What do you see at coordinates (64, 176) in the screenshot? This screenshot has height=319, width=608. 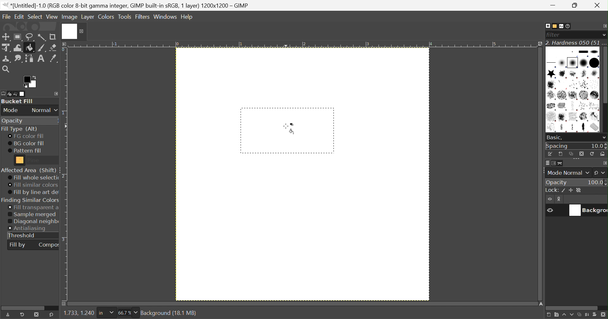 I see `2` at bounding box center [64, 176].